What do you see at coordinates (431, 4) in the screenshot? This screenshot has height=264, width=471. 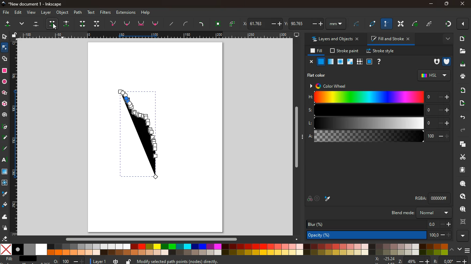 I see `minimize` at bounding box center [431, 4].